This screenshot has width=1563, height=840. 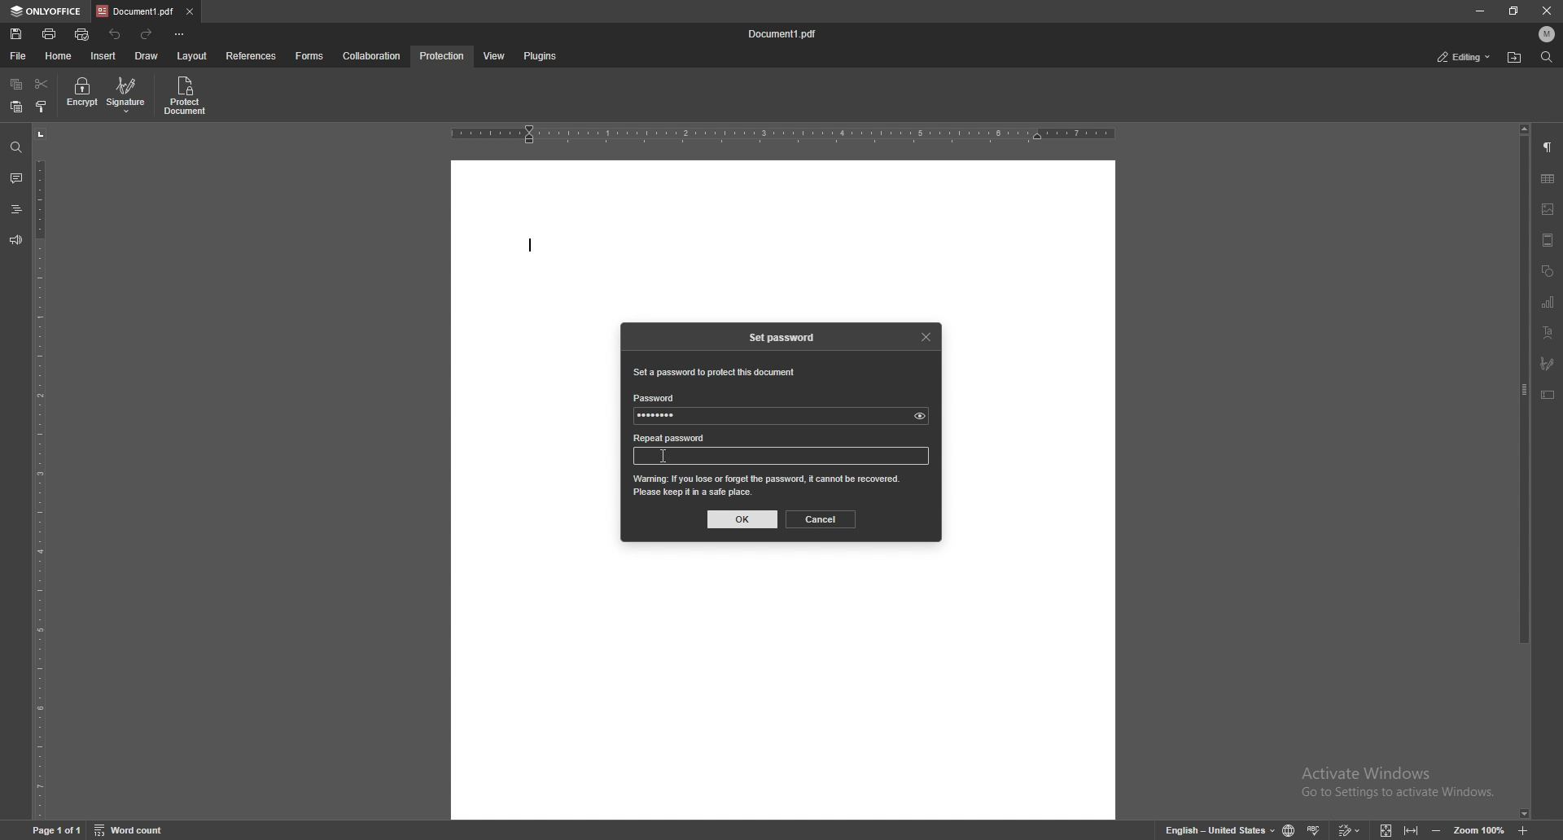 What do you see at coordinates (15, 85) in the screenshot?
I see `copy` at bounding box center [15, 85].